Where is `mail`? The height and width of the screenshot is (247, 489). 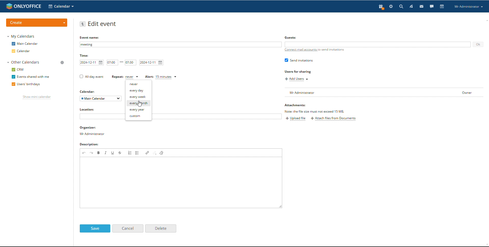
mail is located at coordinates (422, 6).